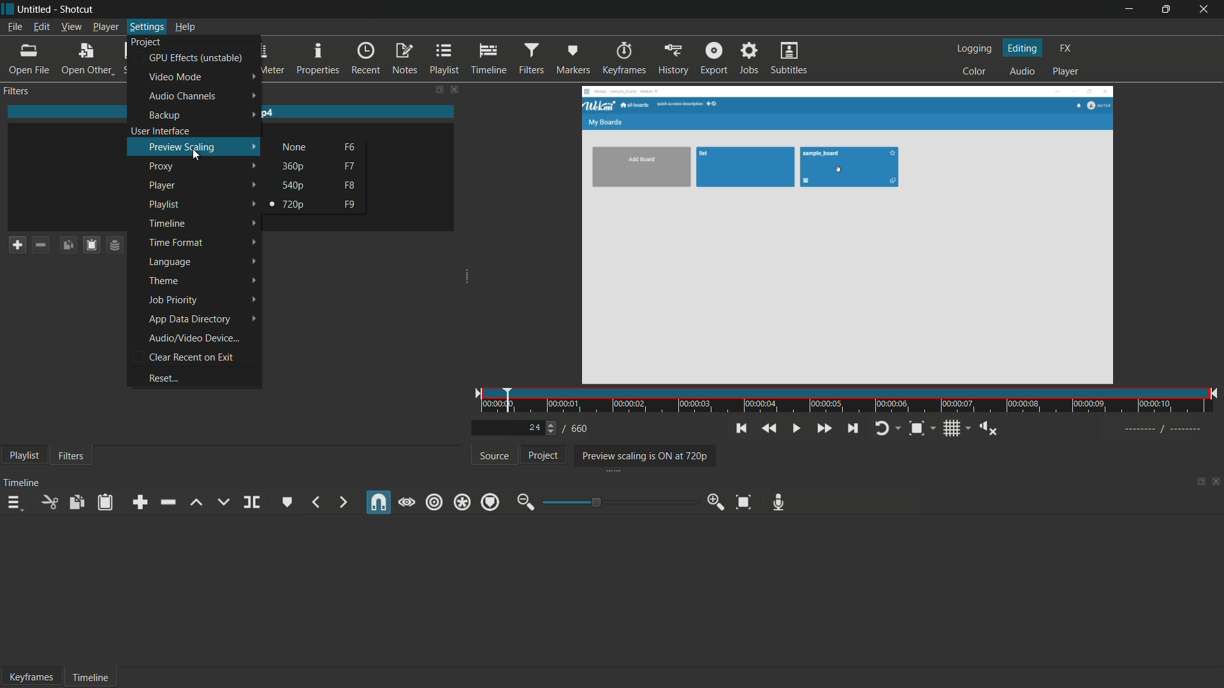  What do you see at coordinates (715, 59) in the screenshot?
I see `export` at bounding box center [715, 59].